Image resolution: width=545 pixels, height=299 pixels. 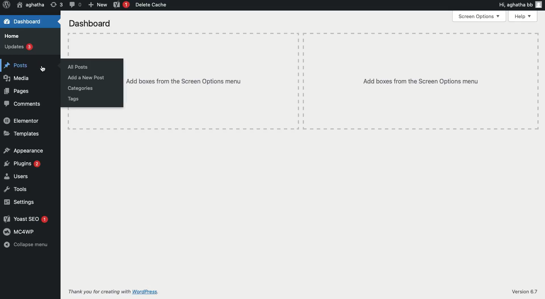 I want to click on Cursor, so click(x=45, y=69).